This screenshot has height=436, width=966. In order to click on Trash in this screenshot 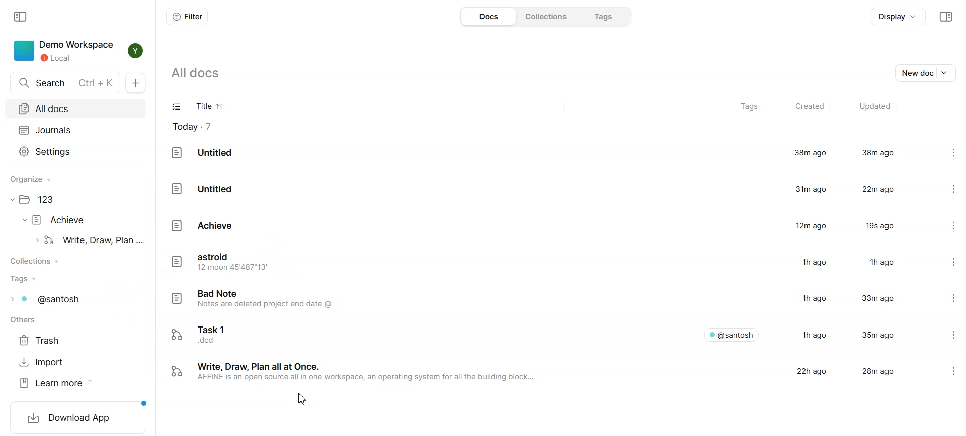, I will do `click(43, 341)`.